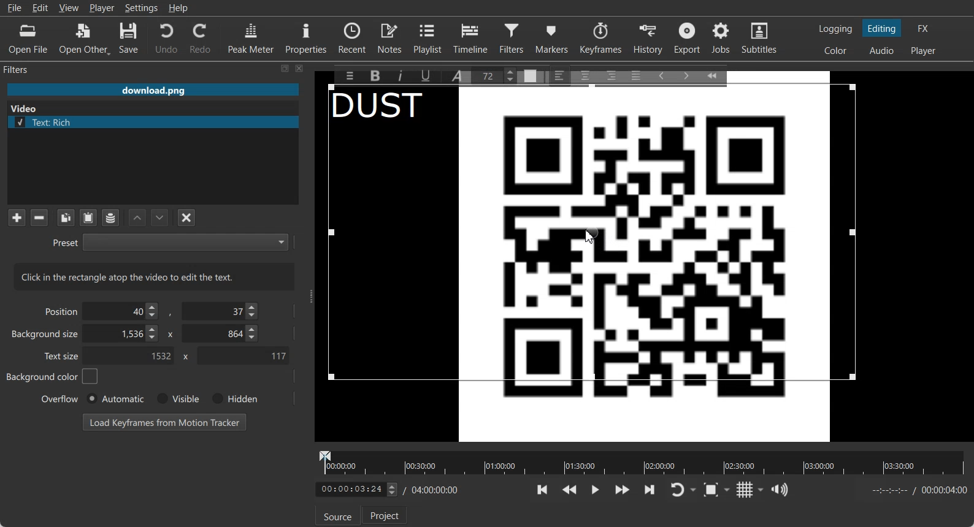 This screenshot has width=974, height=527. I want to click on Export, so click(689, 38).